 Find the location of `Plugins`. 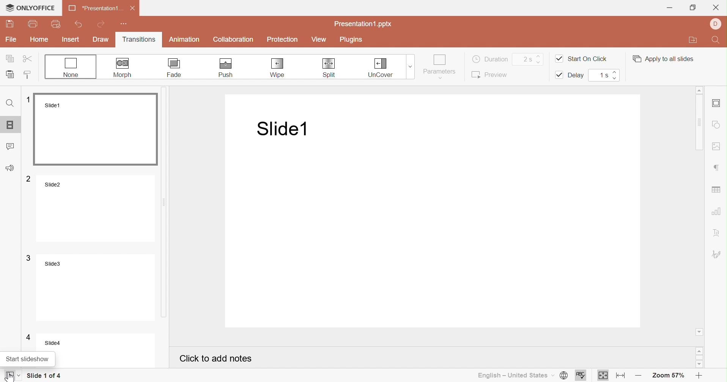

Plugins is located at coordinates (351, 40).